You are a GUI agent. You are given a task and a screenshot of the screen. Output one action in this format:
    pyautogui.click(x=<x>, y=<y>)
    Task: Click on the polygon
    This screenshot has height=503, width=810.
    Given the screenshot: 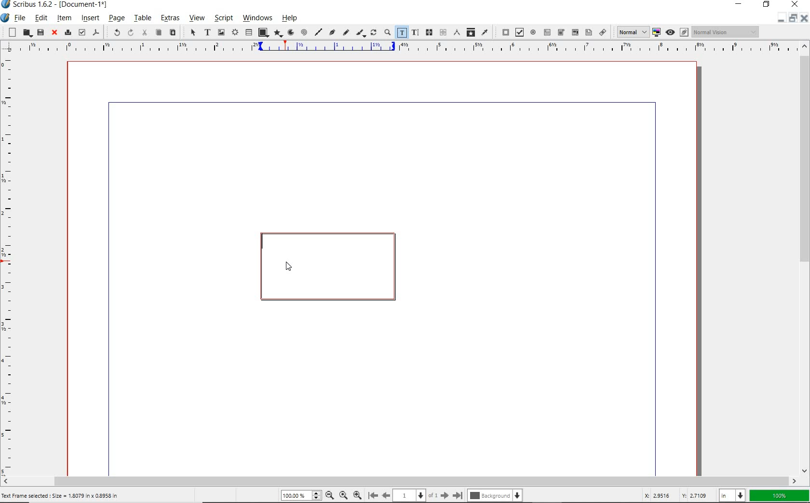 What is the action you would take?
    pyautogui.click(x=279, y=34)
    